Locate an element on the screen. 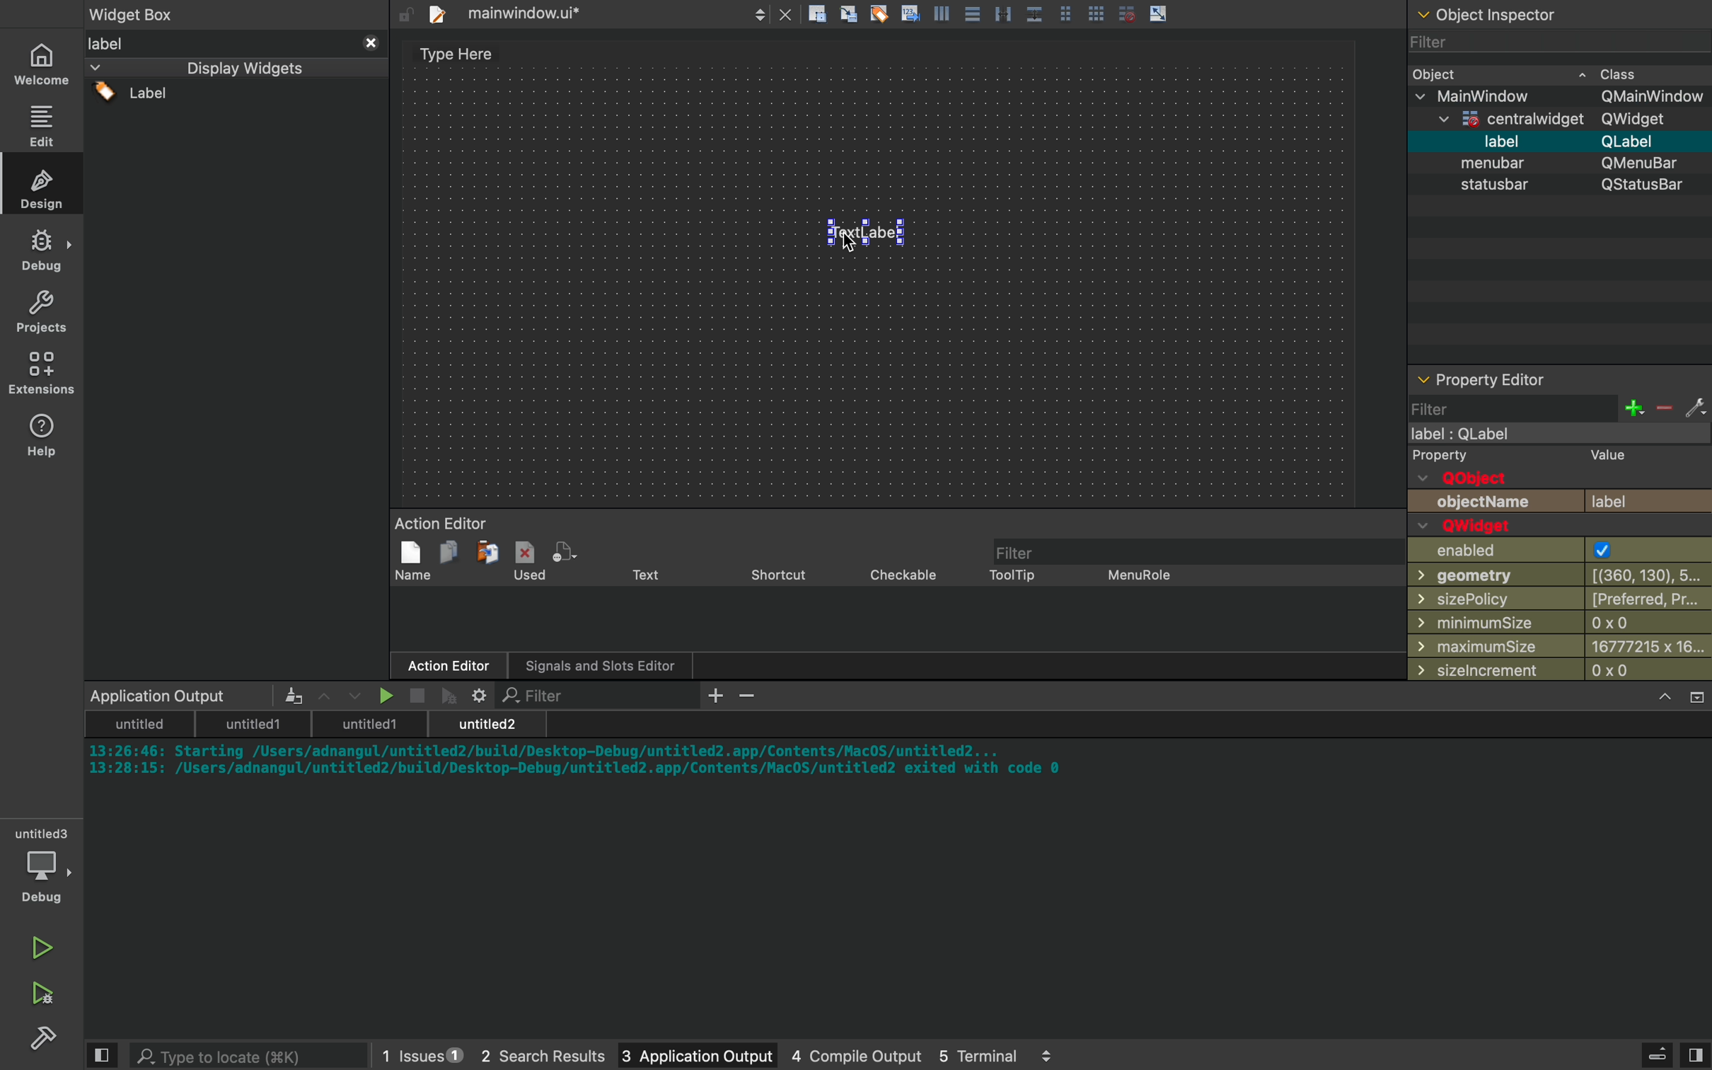 This screenshot has height=1070, width=1712.  is located at coordinates (42, 251).